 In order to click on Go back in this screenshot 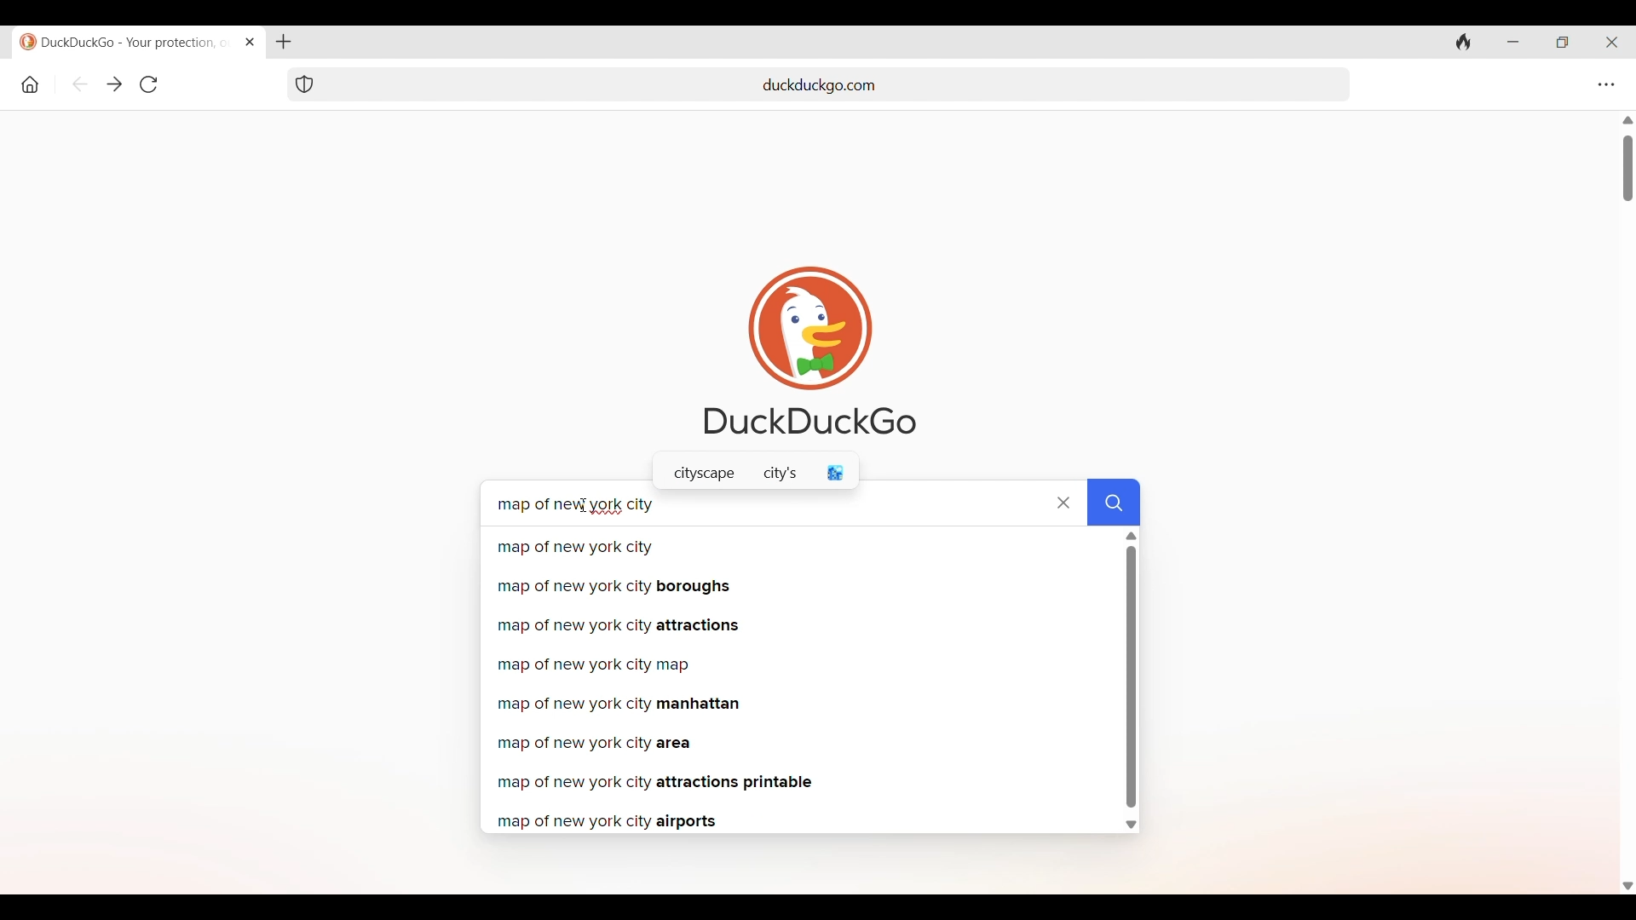, I will do `click(79, 83)`.